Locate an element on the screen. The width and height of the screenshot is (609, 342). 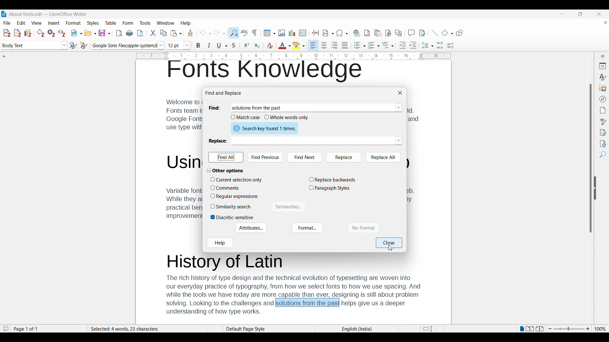
Current zoom factor is located at coordinates (600, 329).